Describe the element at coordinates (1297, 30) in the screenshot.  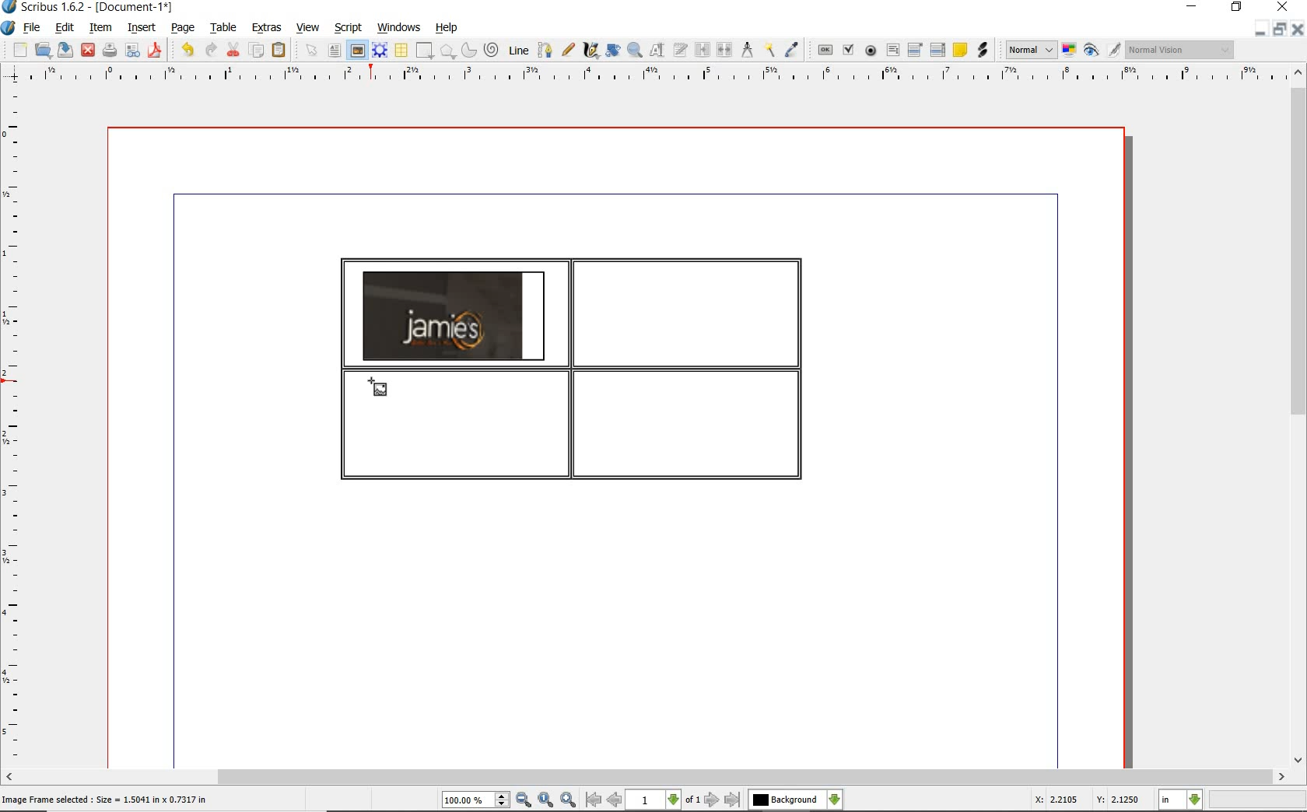
I see `close` at that location.